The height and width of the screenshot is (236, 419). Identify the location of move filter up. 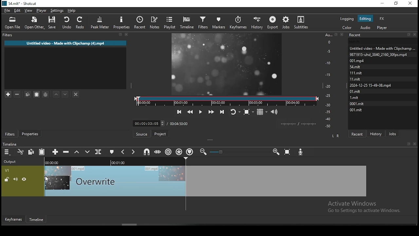
(55, 93).